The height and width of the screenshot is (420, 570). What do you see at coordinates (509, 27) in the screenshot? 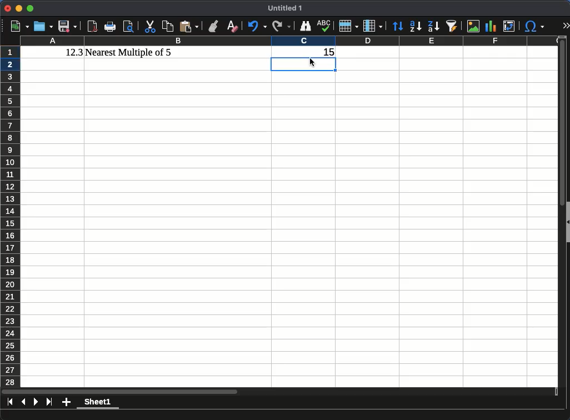
I see `pivot table` at bounding box center [509, 27].